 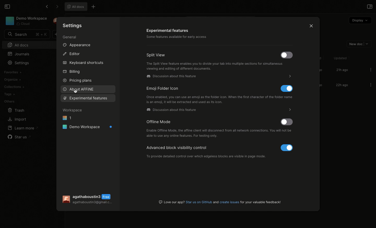 I want to click on Star us, so click(x=20, y=137).